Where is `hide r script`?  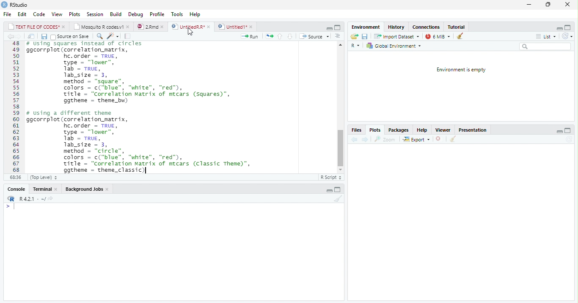 hide r script is located at coordinates (559, 131).